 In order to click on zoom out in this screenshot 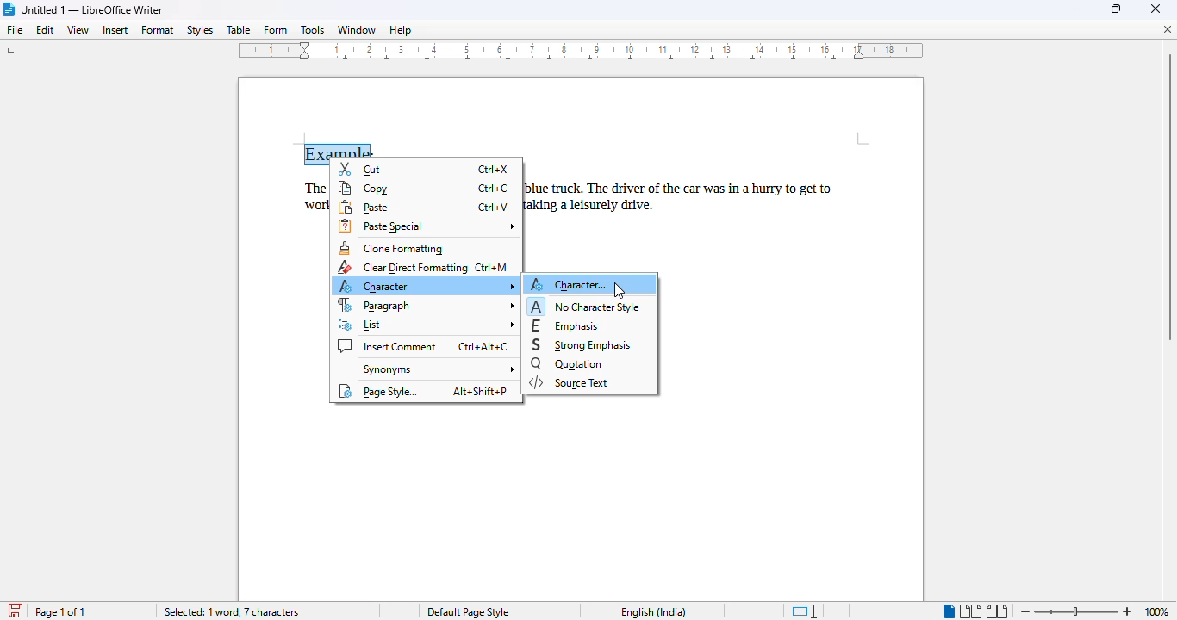, I will do `click(1025, 611)`.